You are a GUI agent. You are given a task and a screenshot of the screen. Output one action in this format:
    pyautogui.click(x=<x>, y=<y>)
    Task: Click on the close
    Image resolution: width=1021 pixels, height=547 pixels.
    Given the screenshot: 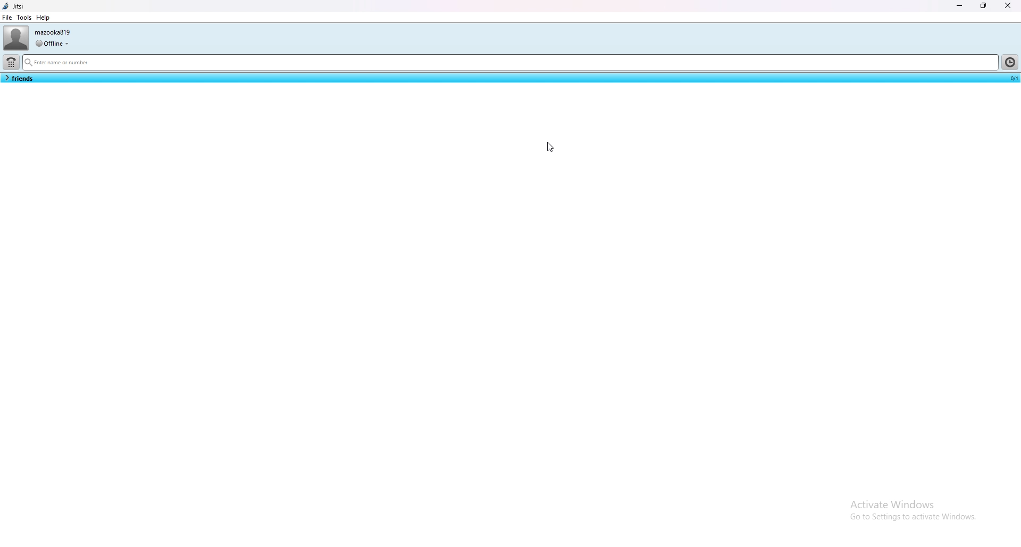 What is the action you would take?
    pyautogui.click(x=1008, y=5)
    